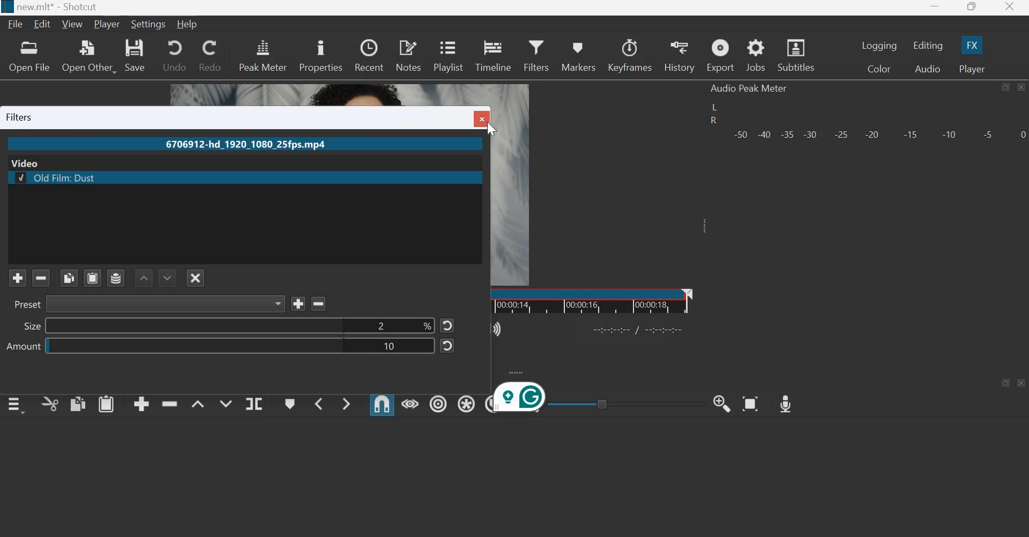 The height and width of the screenshot is (537, 1029). What do you see at coordinates (88, 56) in the screenshot?
I see `open other` at bounding box center [88, 56].